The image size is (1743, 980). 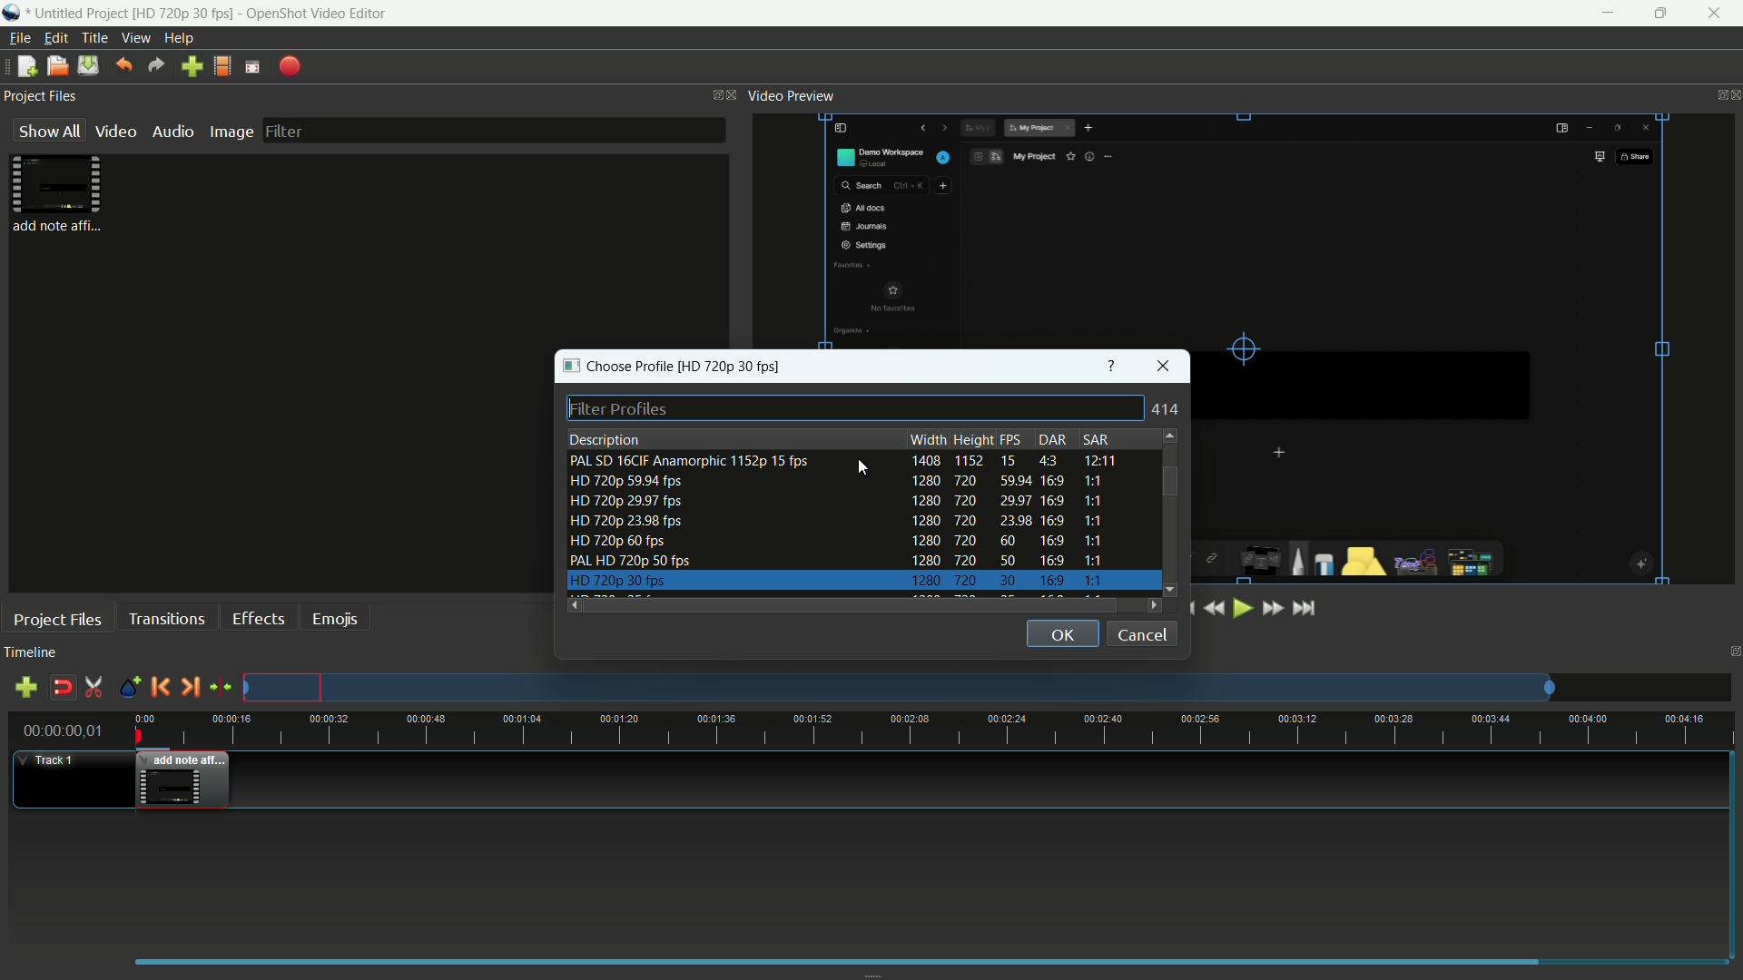 I want to click on fast forward, so click(x=1272, y=608).